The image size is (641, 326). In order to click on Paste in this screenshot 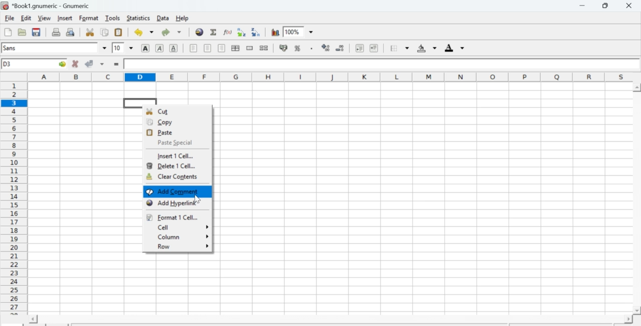, I will do `click(119, 33)`.